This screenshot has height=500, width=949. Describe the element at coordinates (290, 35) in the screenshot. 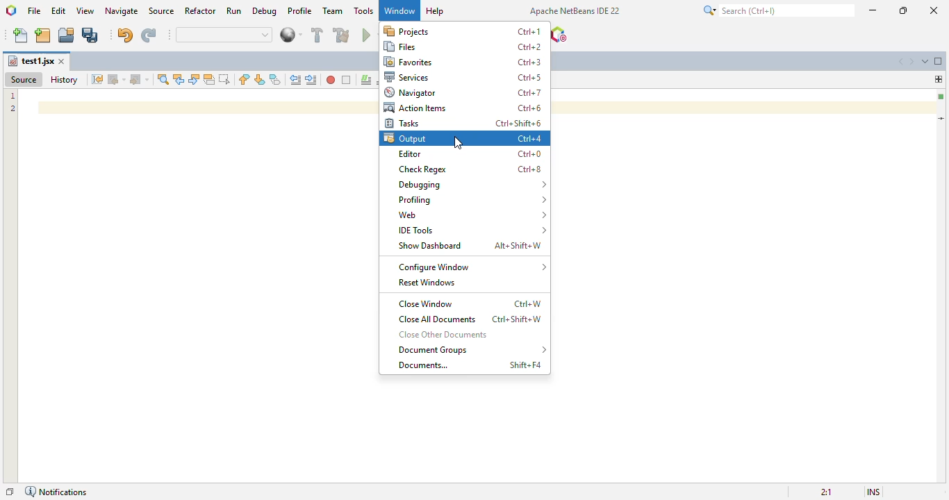

I see `web browser` at that location.